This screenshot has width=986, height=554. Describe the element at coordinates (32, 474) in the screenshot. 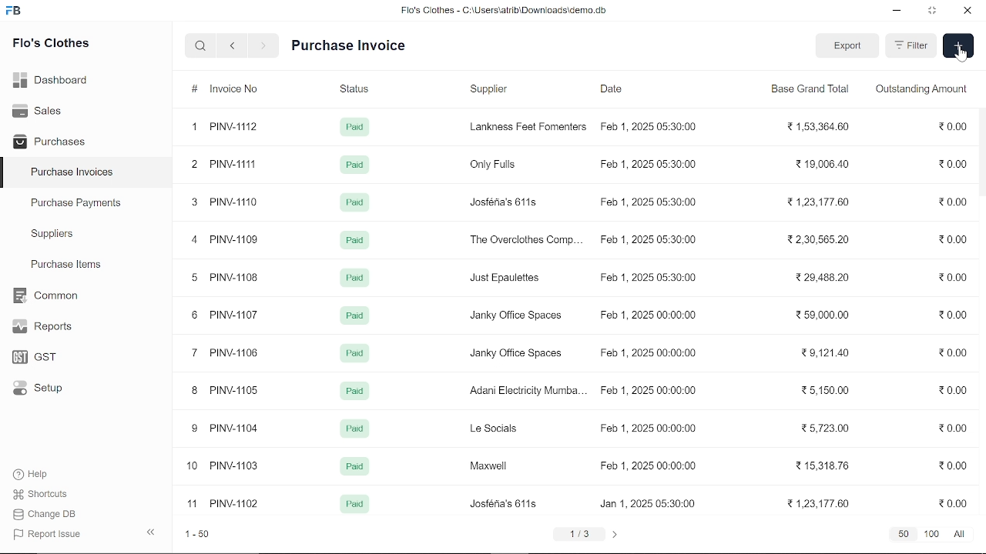

I see `Help` at that location.